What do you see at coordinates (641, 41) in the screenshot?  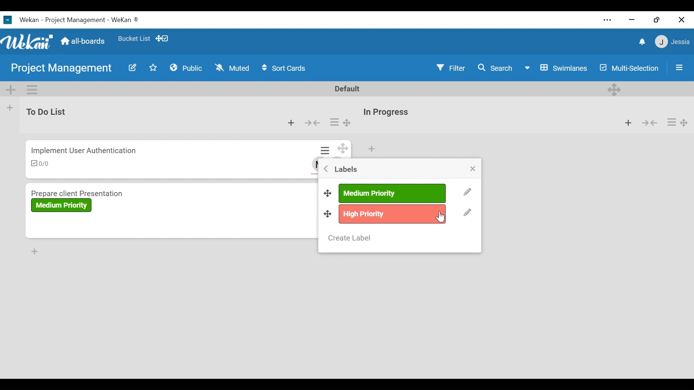 I see `notifications` at bounding box center [641, 41].